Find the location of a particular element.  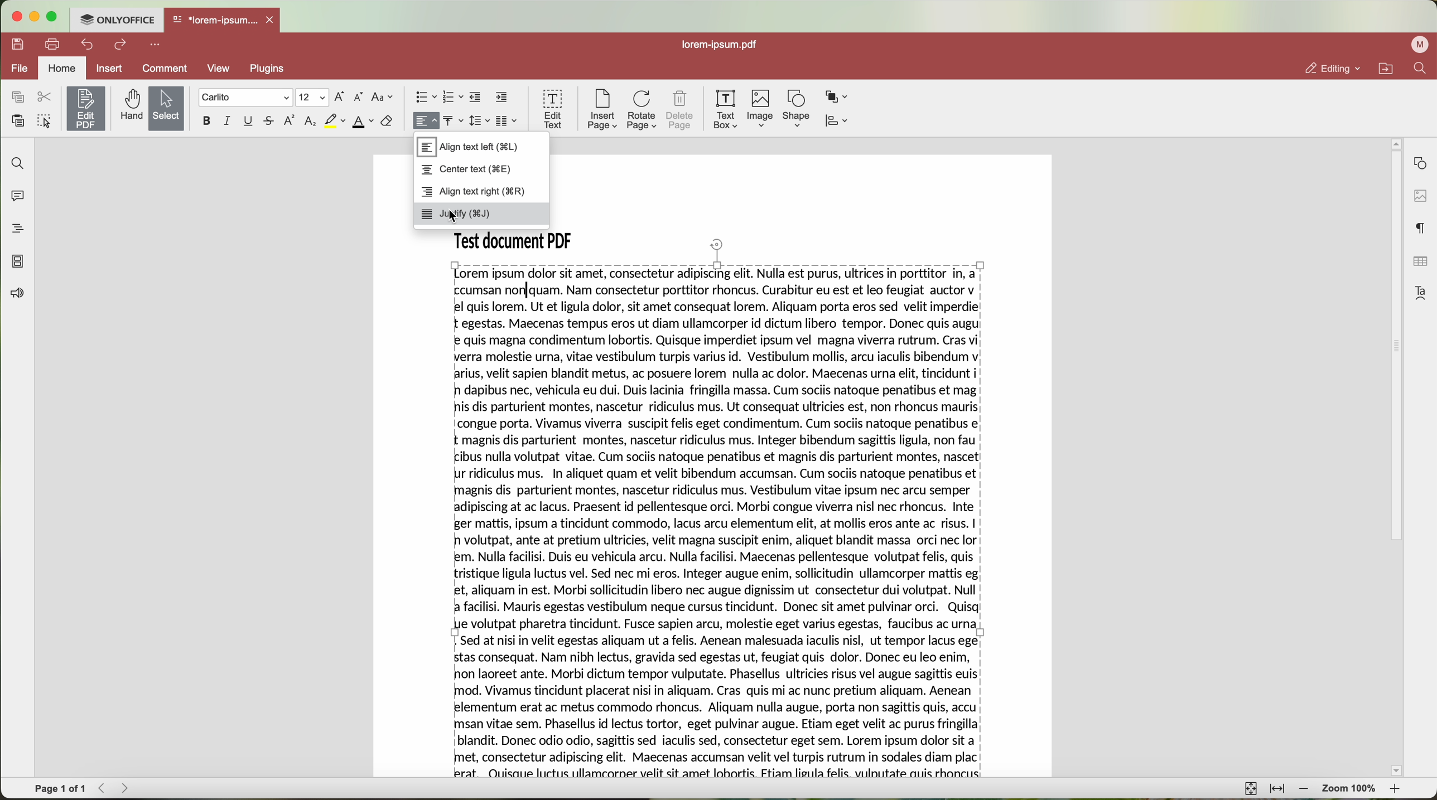

size type is located at coordinates (312, 97).